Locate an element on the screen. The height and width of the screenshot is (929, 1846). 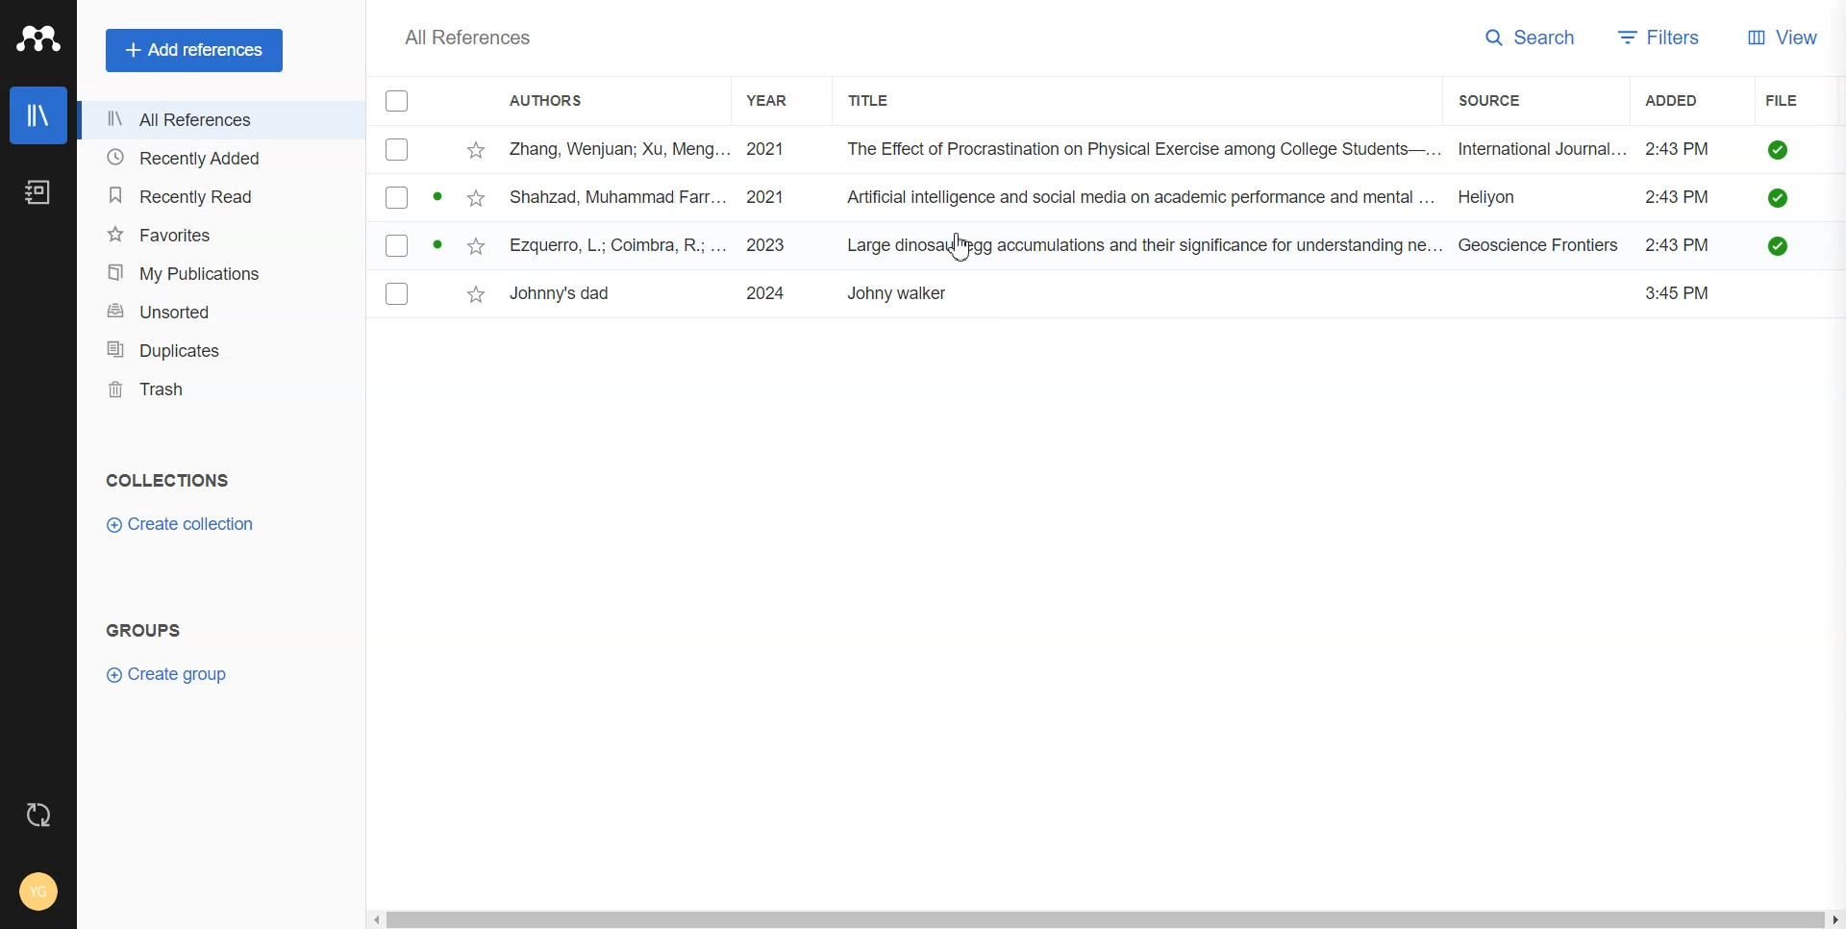
International Journal is located at coordinates (1542, 147).